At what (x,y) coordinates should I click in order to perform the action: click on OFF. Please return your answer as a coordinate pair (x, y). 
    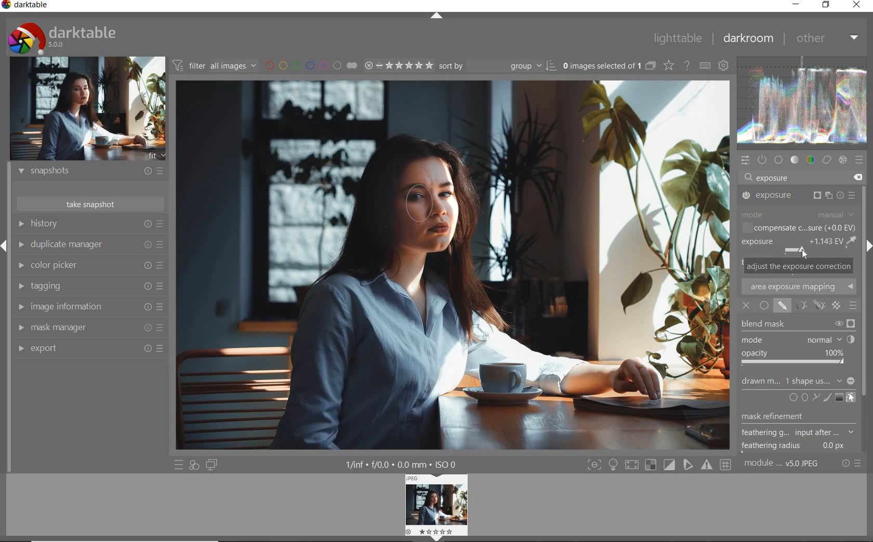
    Looking at the image, I should click on (746, 306).